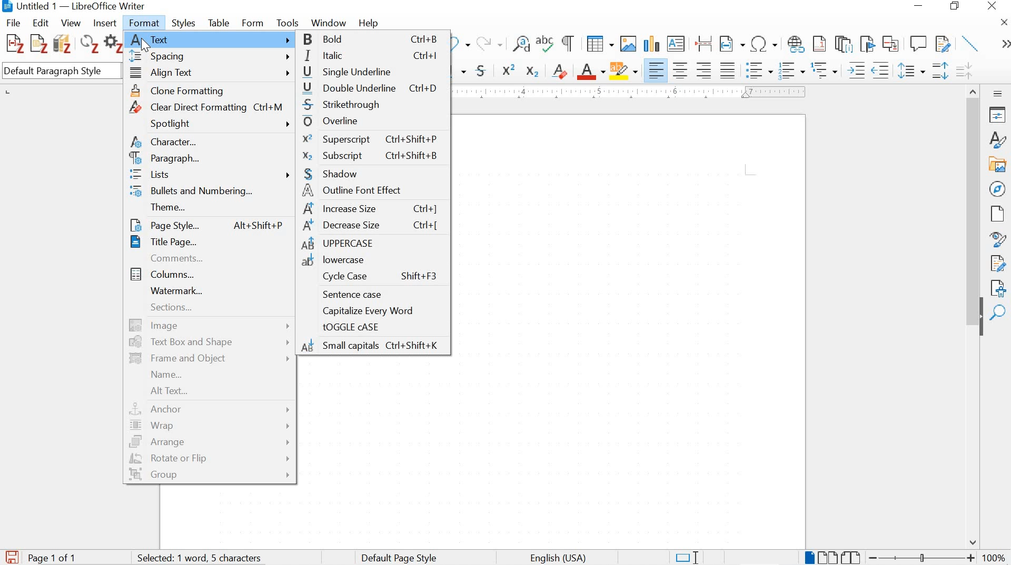 The image size is (1011, 565). Describe the element at coordinates (54, 557) in the screenshot. I see `page 1 of 1` at that location.